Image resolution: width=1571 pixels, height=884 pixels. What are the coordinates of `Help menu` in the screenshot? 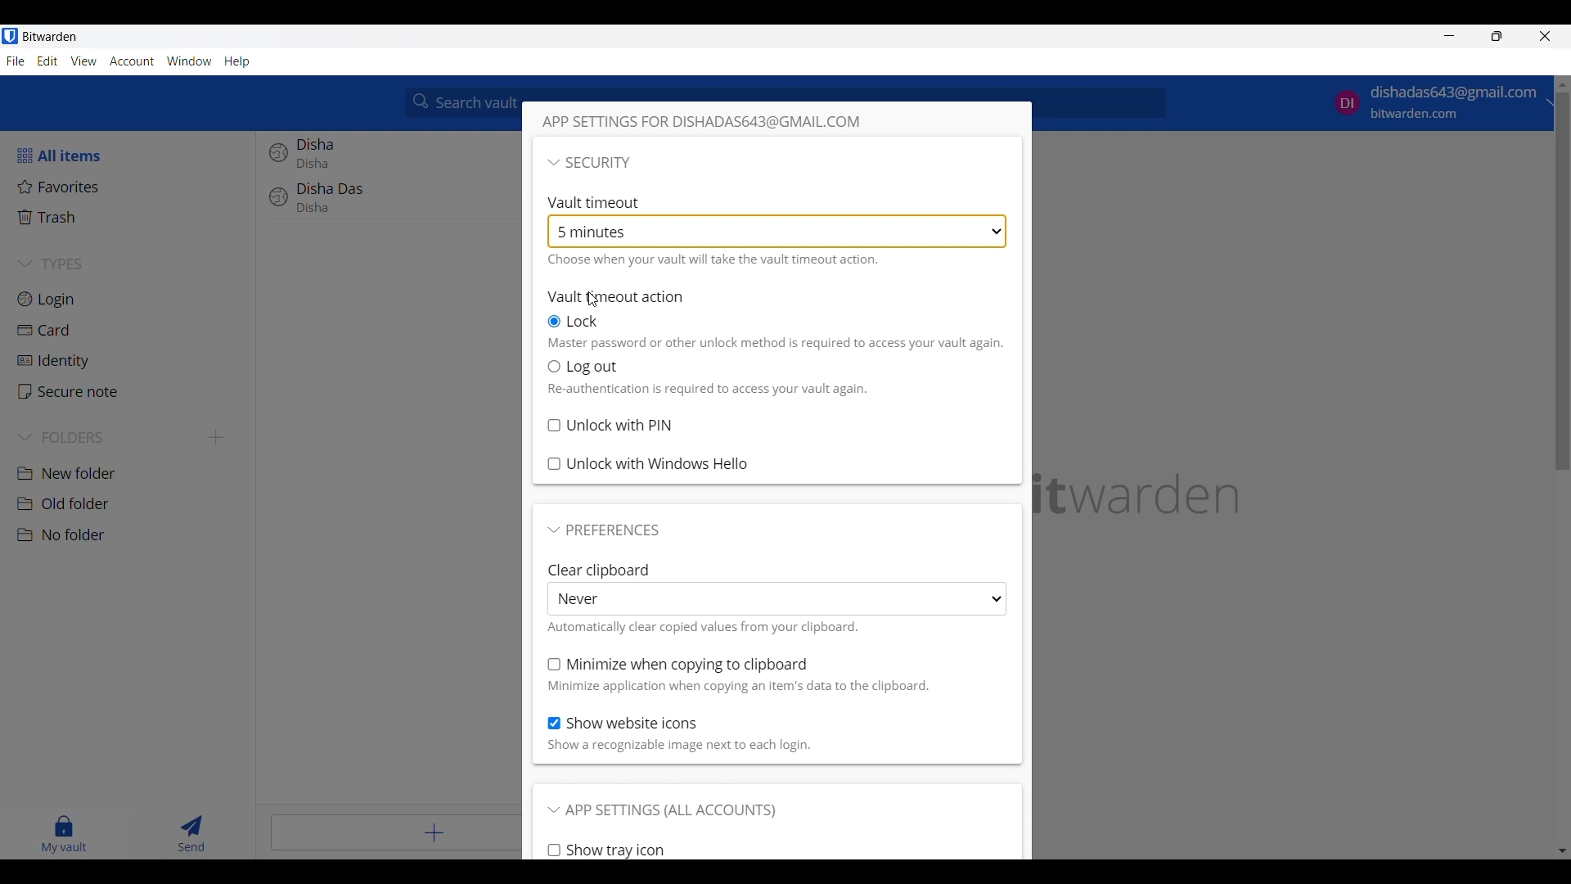 It's located at (238, 62).